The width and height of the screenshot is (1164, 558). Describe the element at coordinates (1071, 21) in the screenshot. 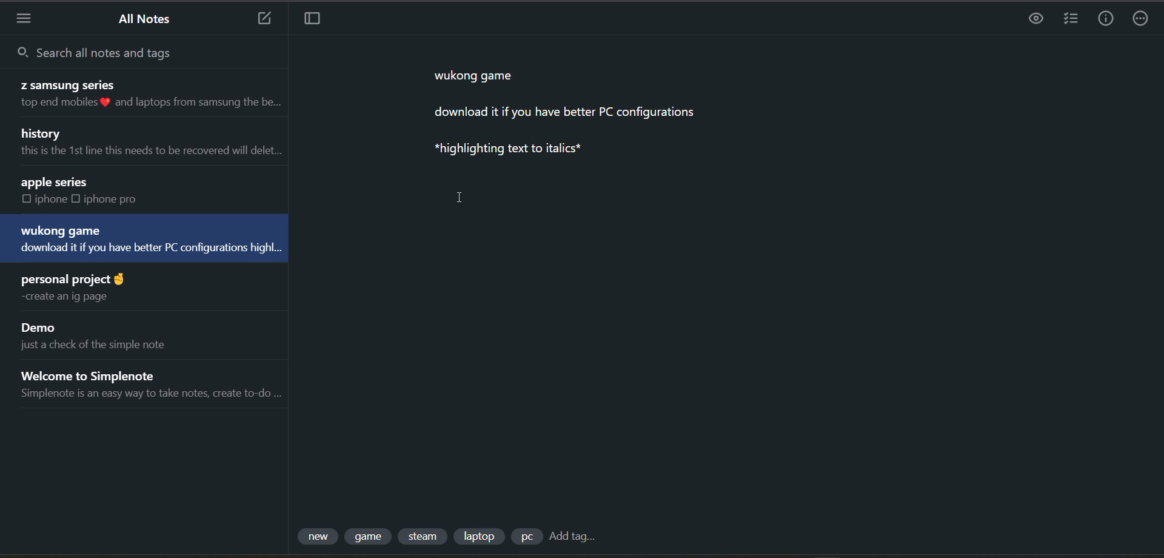

I see `insert checklist` at that location.